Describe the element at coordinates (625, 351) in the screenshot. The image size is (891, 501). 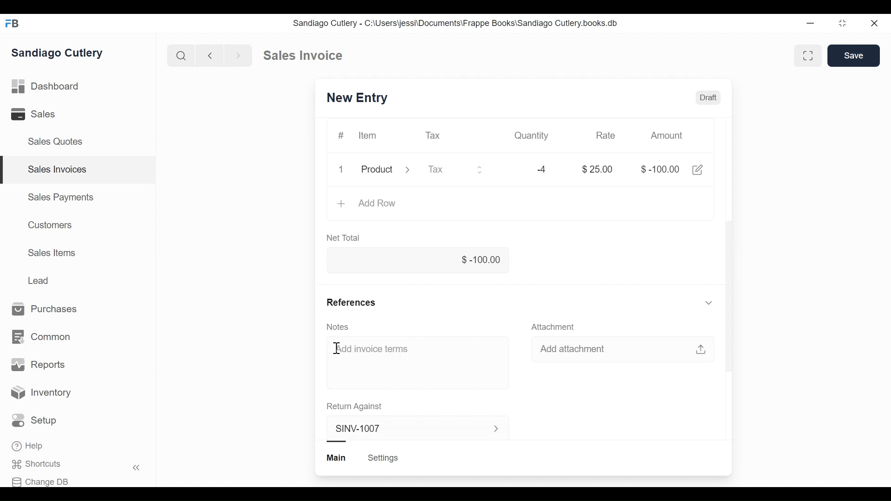
I see `Add attachment` at that location.